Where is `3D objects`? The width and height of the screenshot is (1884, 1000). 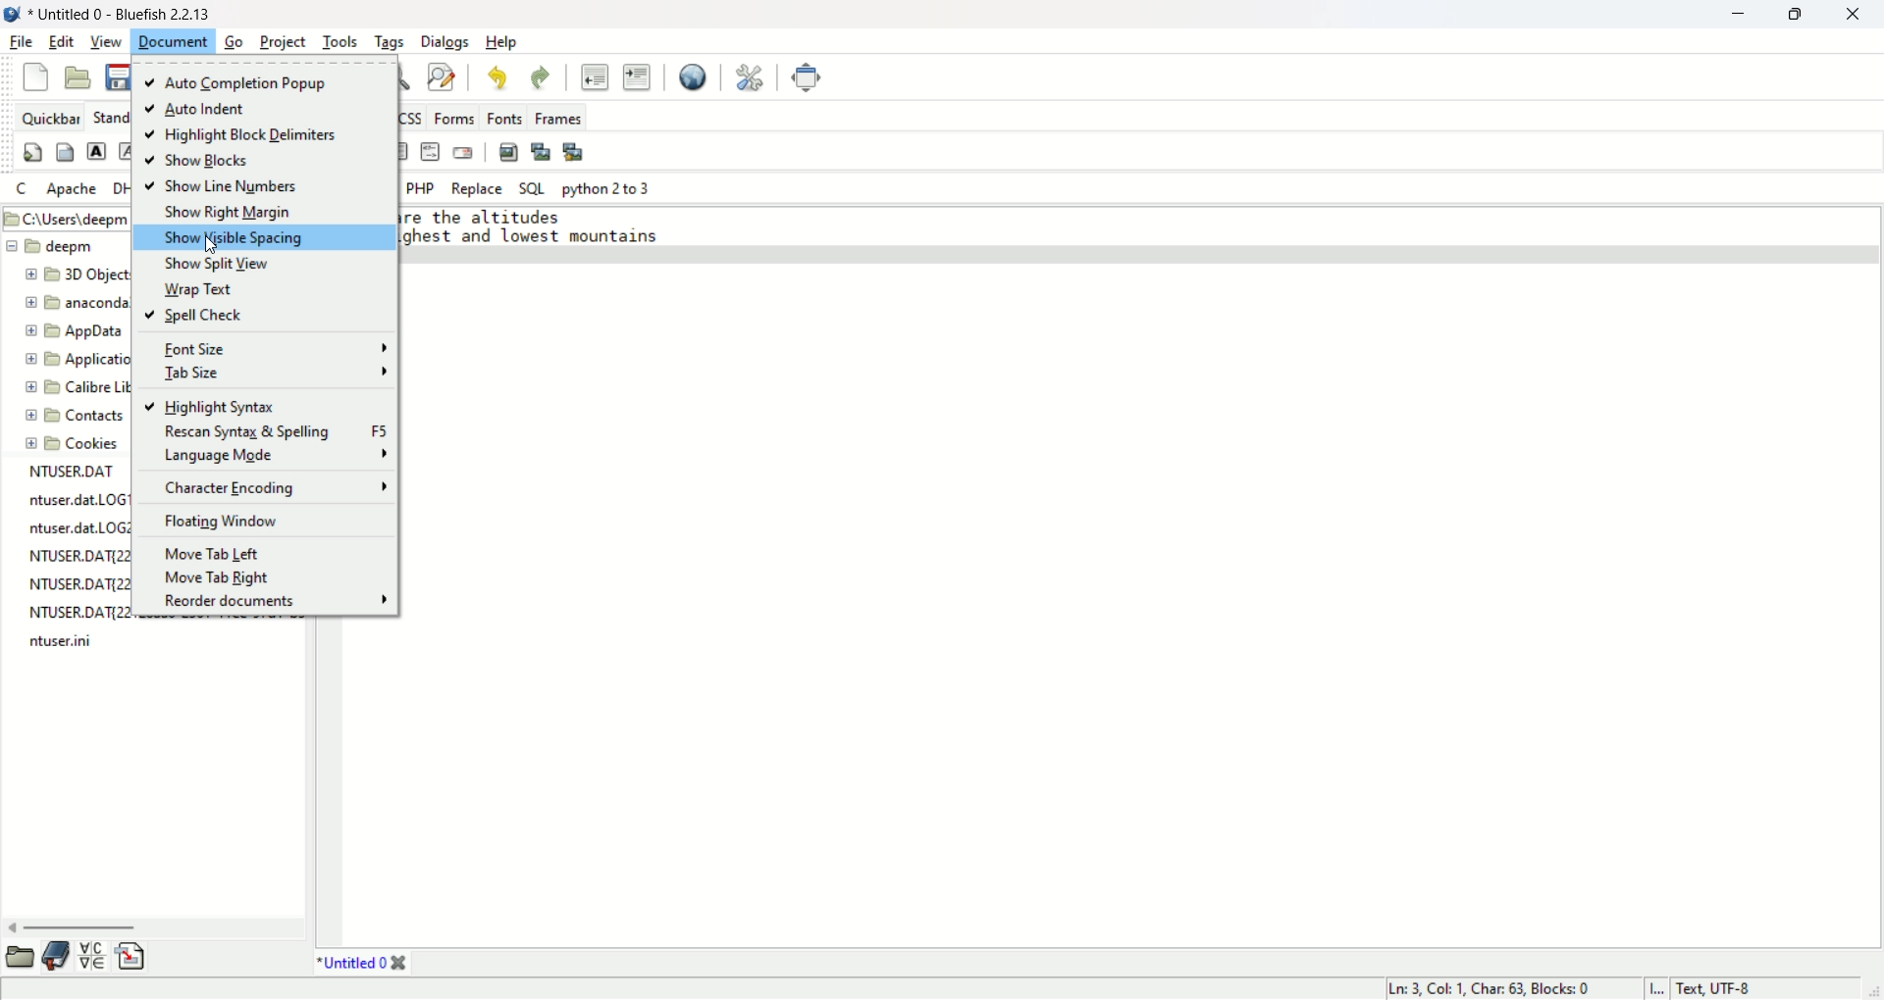 3D objects is located at coordinates (76, 275).